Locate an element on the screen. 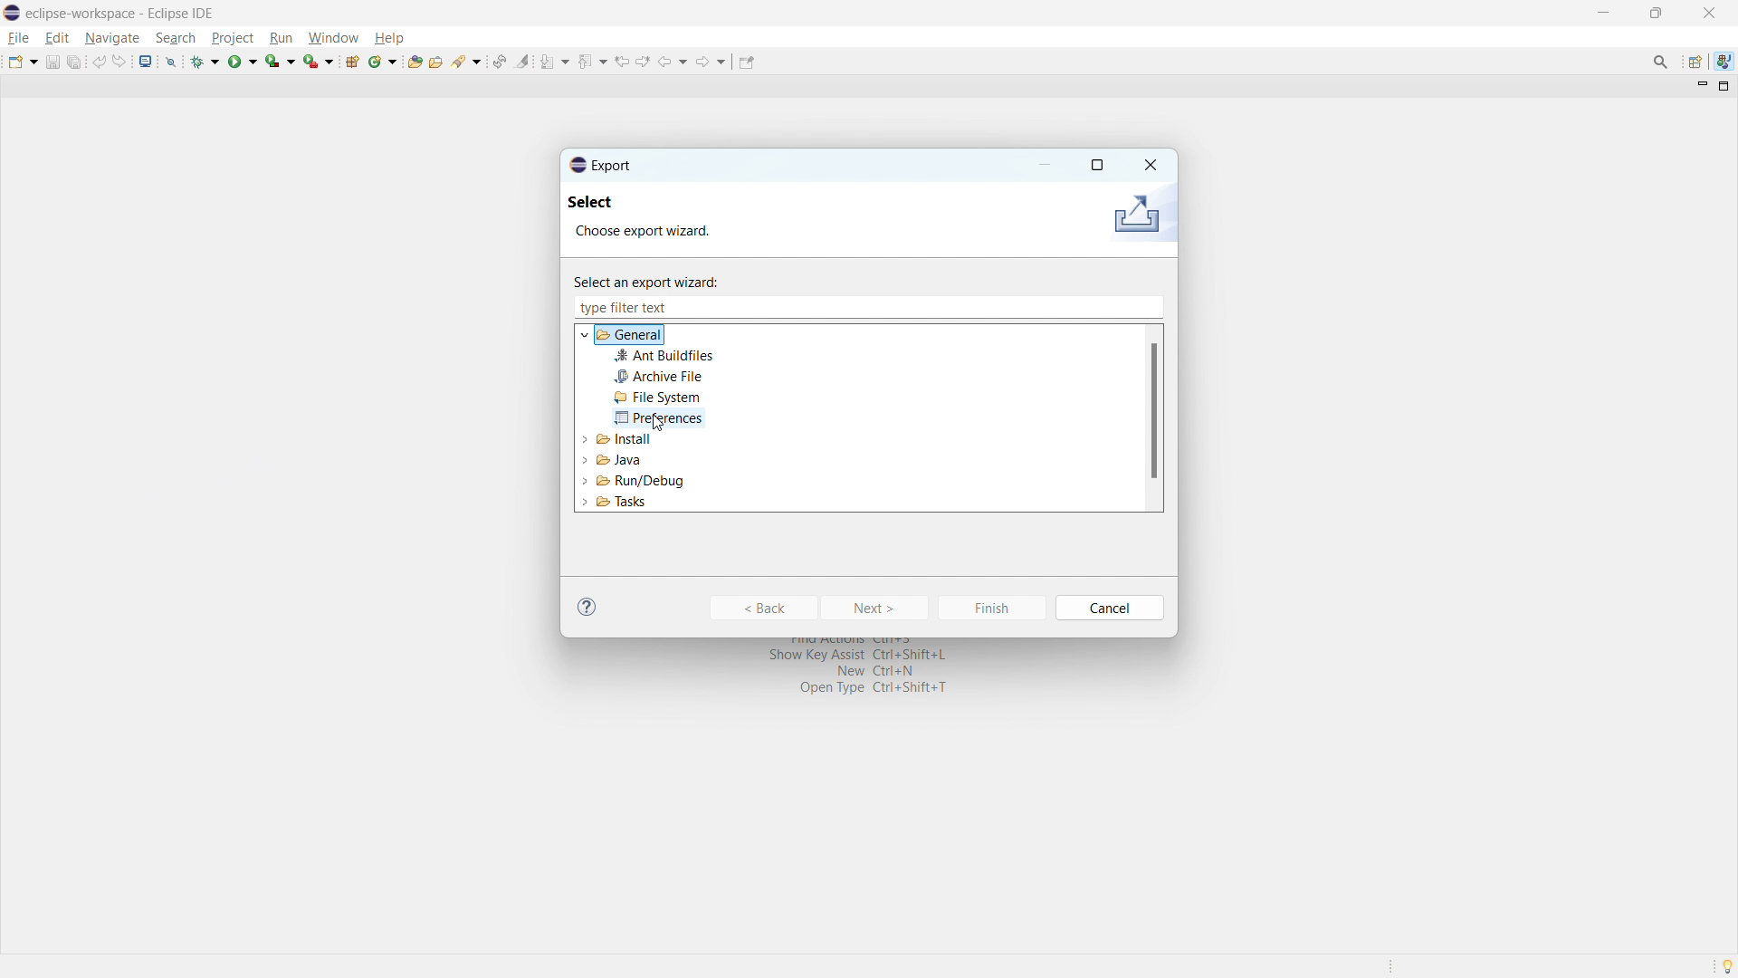 Image resolution: width=1738 pixels, height=978 pixels. maximize dialogbox is located at coordinates (1096, 166).